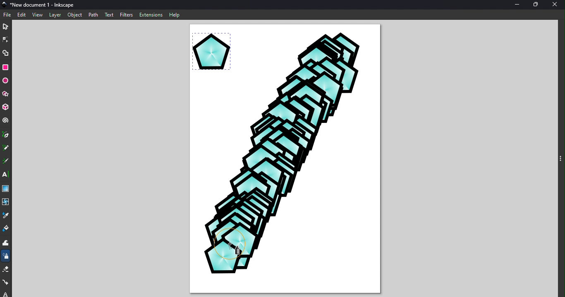  What do you see at coordinates (7, 215) in the screenshot?
I see `Dropper tool` at bounding box center [7, 215].